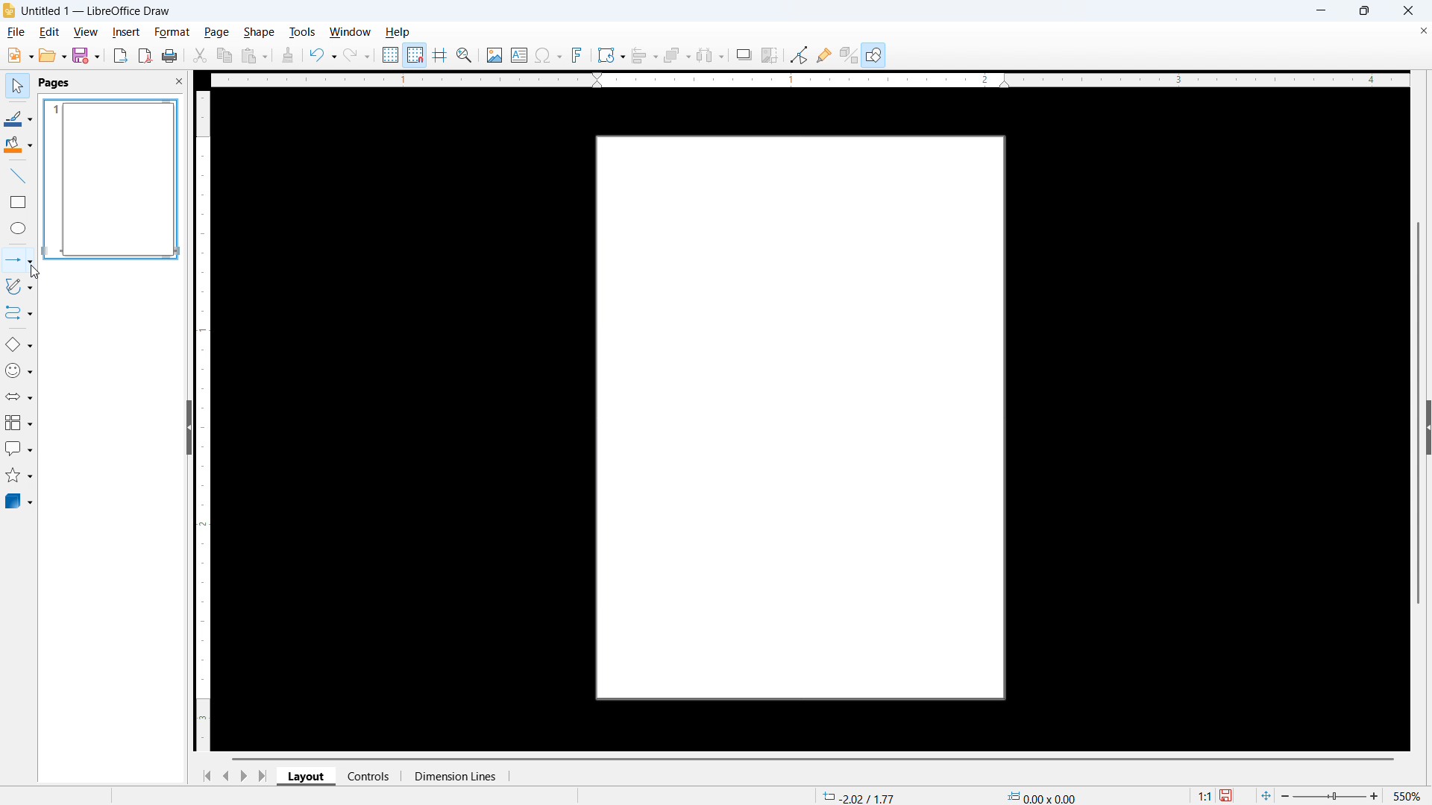 The image size is (1432, 805). What do you see at coordinates (52, 55) in the screenshot?
I see `open ` at bounding box center [52, 55].